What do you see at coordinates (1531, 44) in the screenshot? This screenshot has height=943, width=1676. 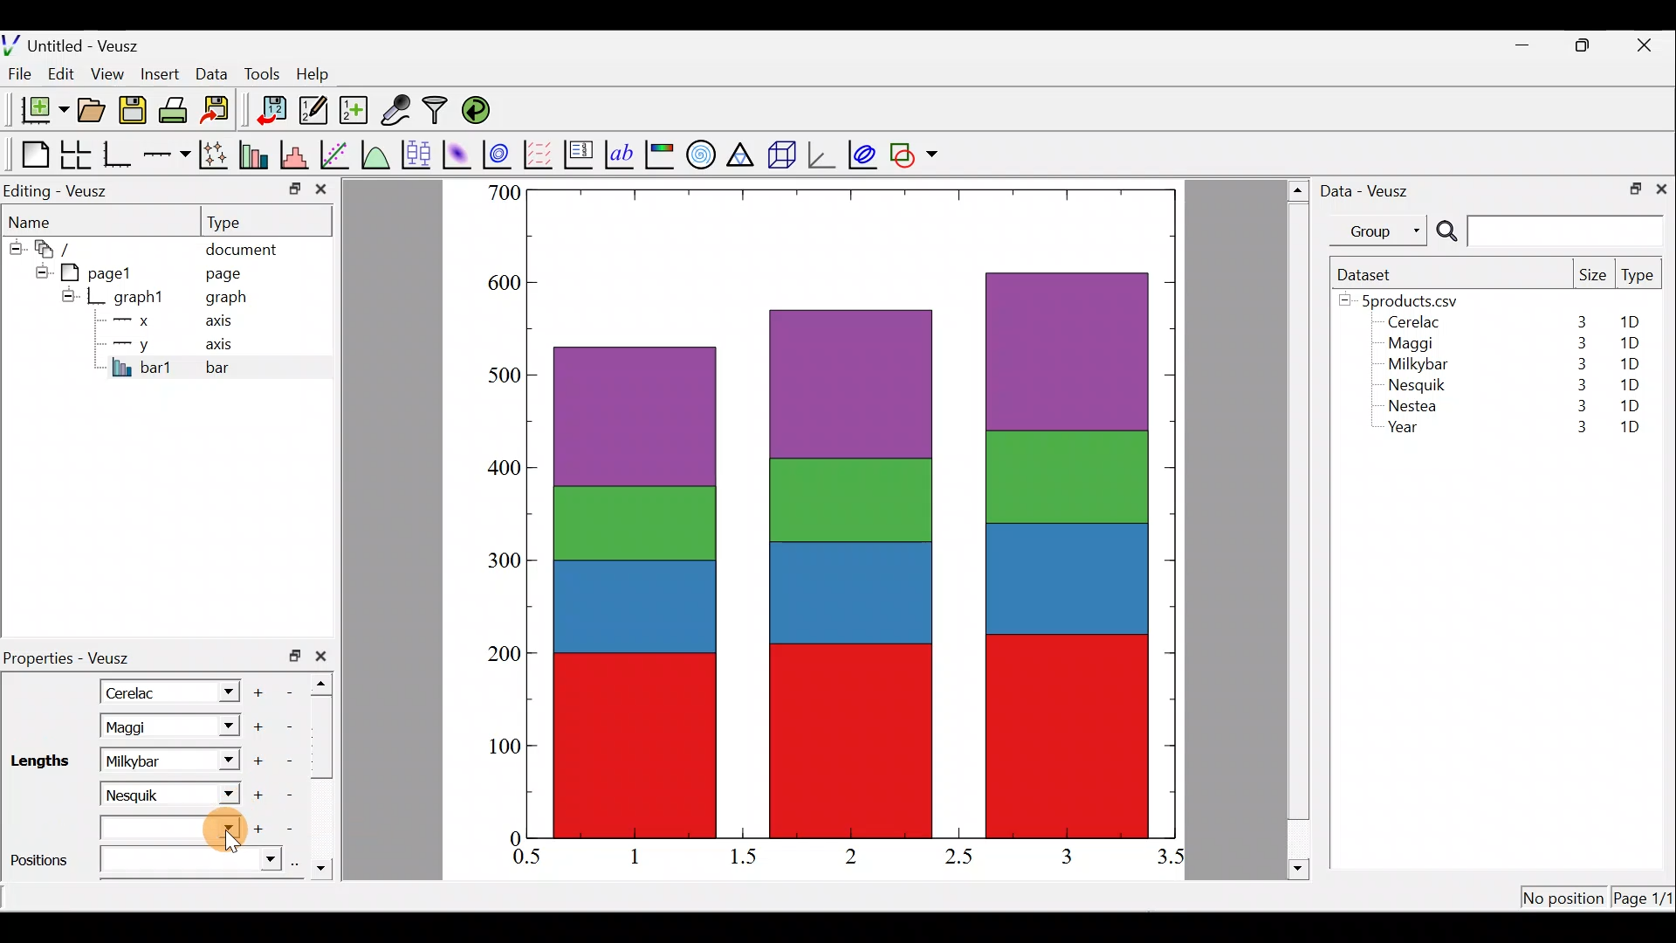 I see `minimize` at bounding box center [1531, 44].